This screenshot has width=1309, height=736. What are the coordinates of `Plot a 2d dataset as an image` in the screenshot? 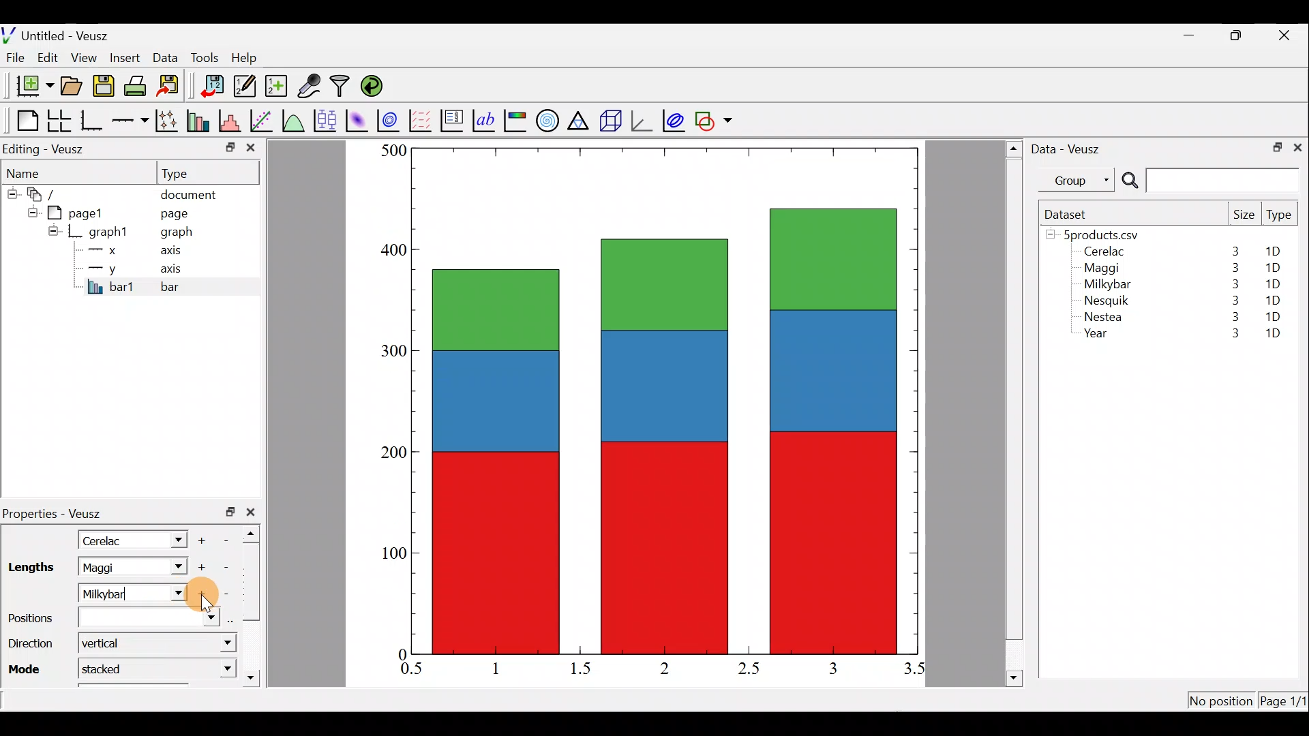 It's located at (359, 119).